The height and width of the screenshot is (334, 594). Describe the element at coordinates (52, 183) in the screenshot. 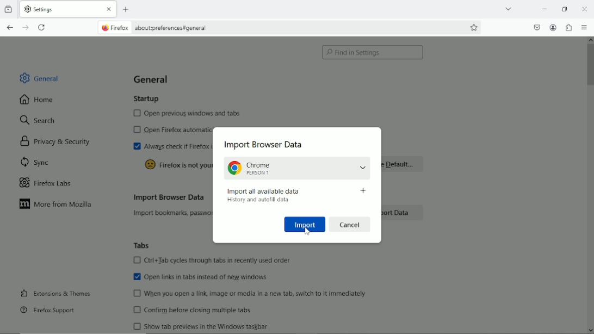

I see `Firefox labs` at that location.